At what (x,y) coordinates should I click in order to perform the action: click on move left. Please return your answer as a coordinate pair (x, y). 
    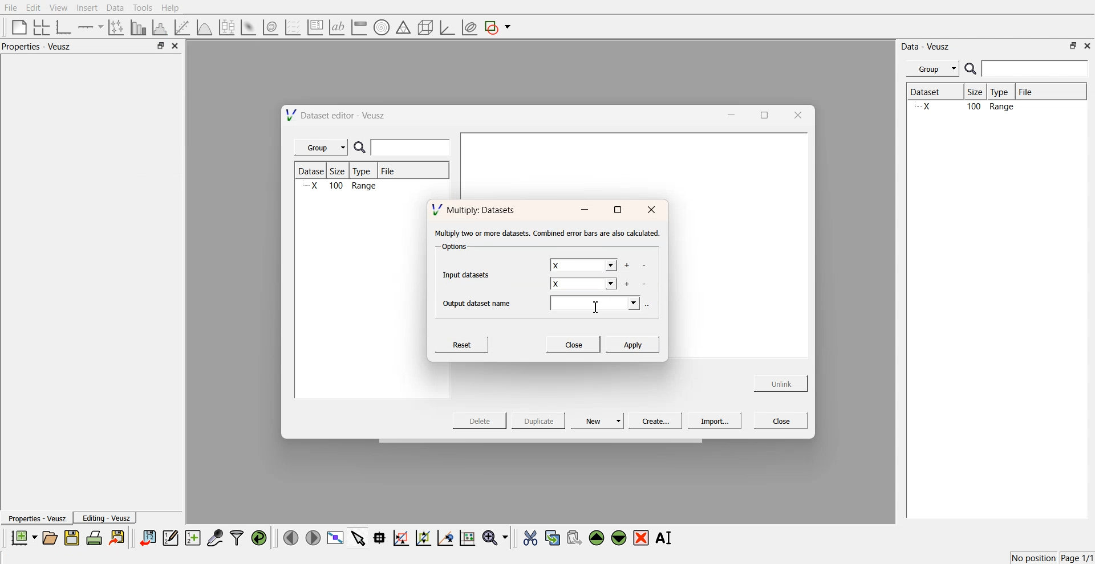
    Looking at the image, I should click on (291, 537).